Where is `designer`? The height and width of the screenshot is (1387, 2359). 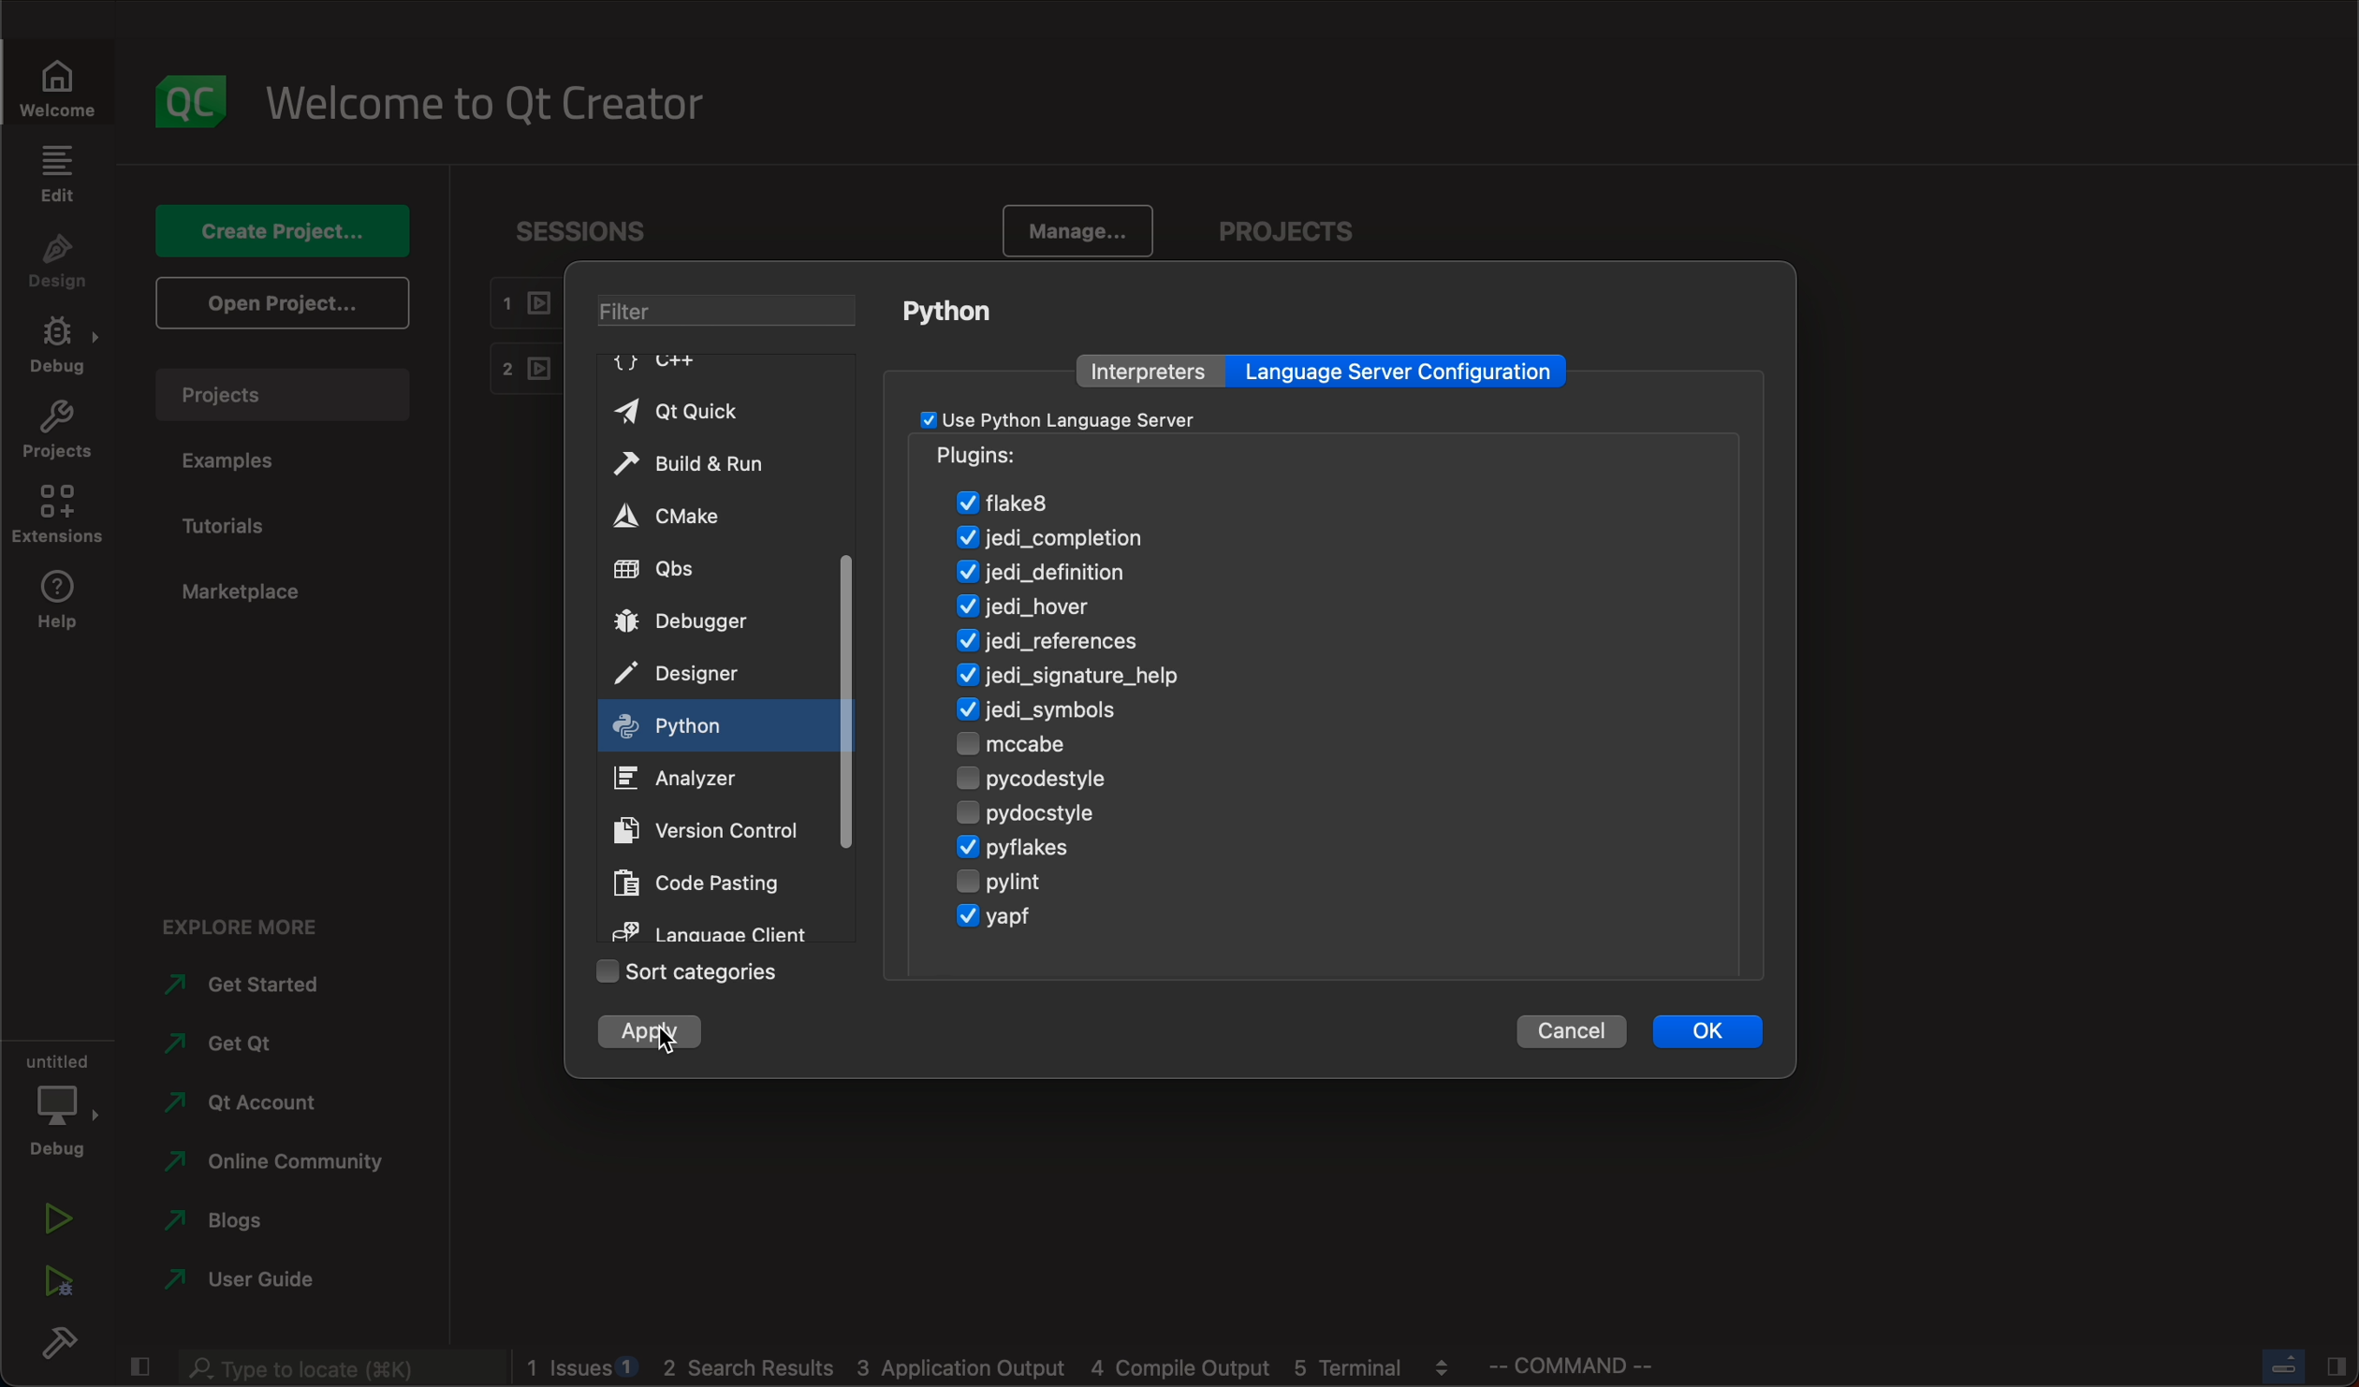
designer is located at coordinates (700, 669).